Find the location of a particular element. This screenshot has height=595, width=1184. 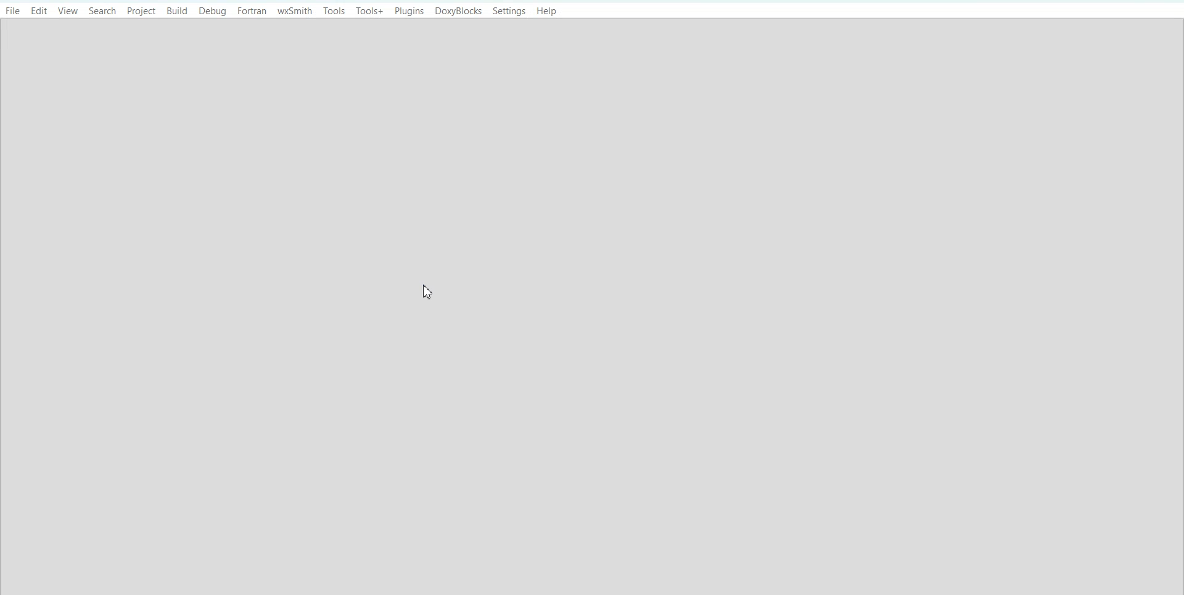

Project is located at coordinates (141, 11).